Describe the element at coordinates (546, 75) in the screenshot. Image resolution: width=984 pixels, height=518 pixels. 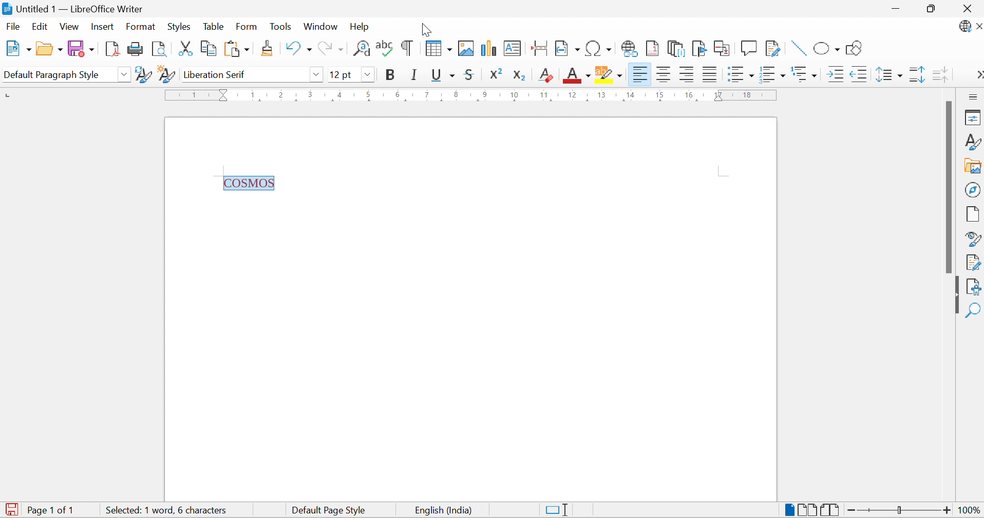
I see `Clear Direct Formatting` at that location.